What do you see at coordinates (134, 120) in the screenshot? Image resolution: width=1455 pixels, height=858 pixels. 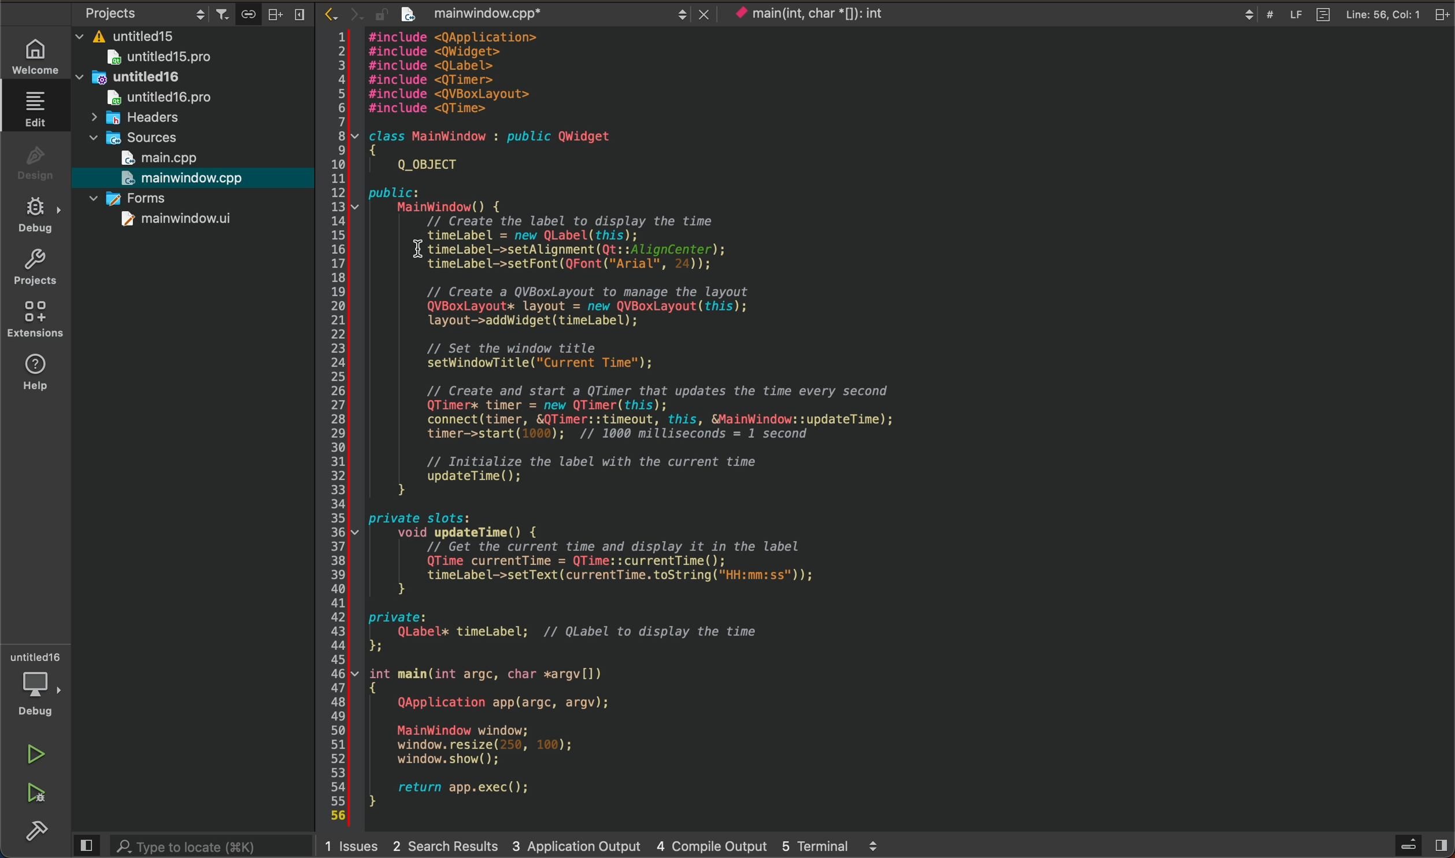 I see `headers` at bounding box center [134, 120].